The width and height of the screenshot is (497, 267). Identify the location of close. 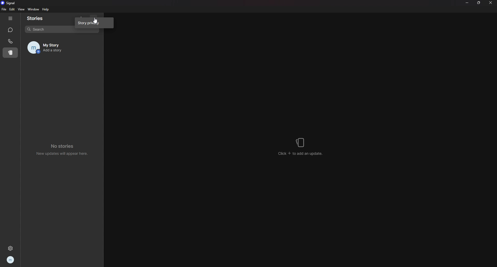
(491, 2).